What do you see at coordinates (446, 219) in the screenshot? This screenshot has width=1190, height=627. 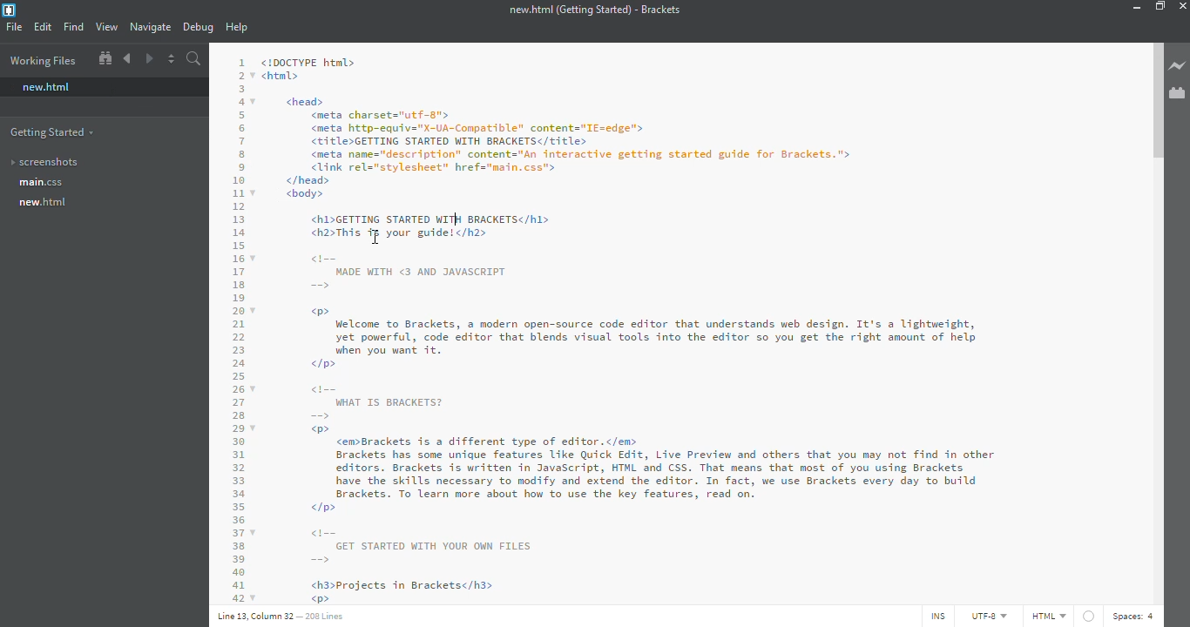 I see `word` at bounding box center [446, 219].